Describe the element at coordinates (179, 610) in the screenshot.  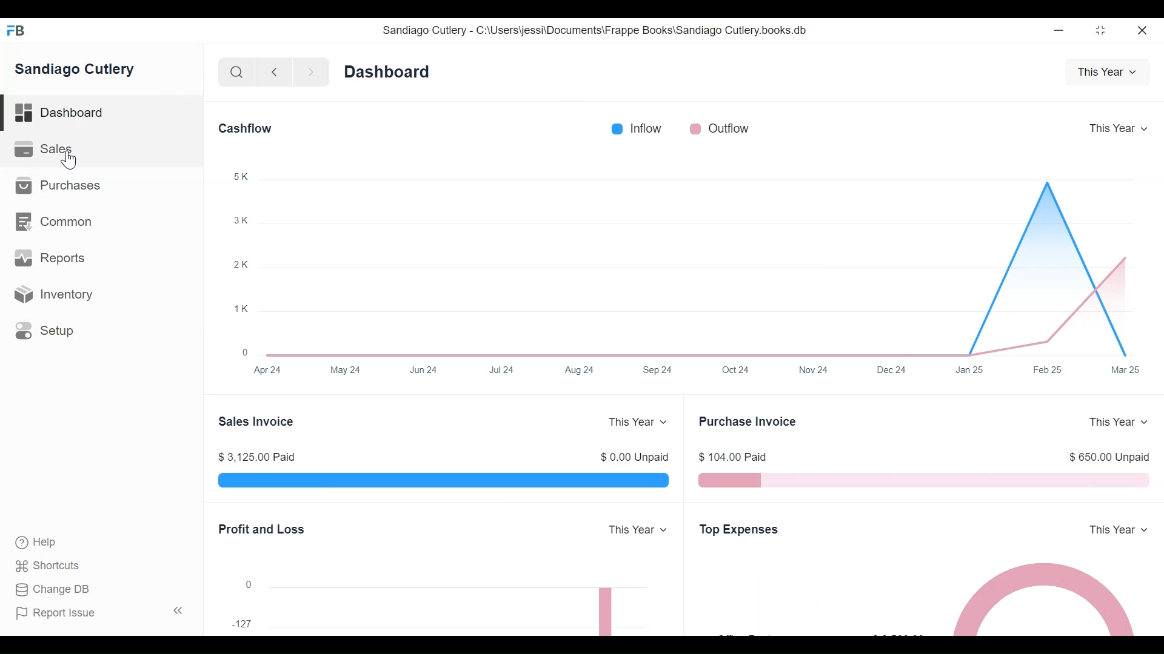
I see `Hide sidebar` at that location.